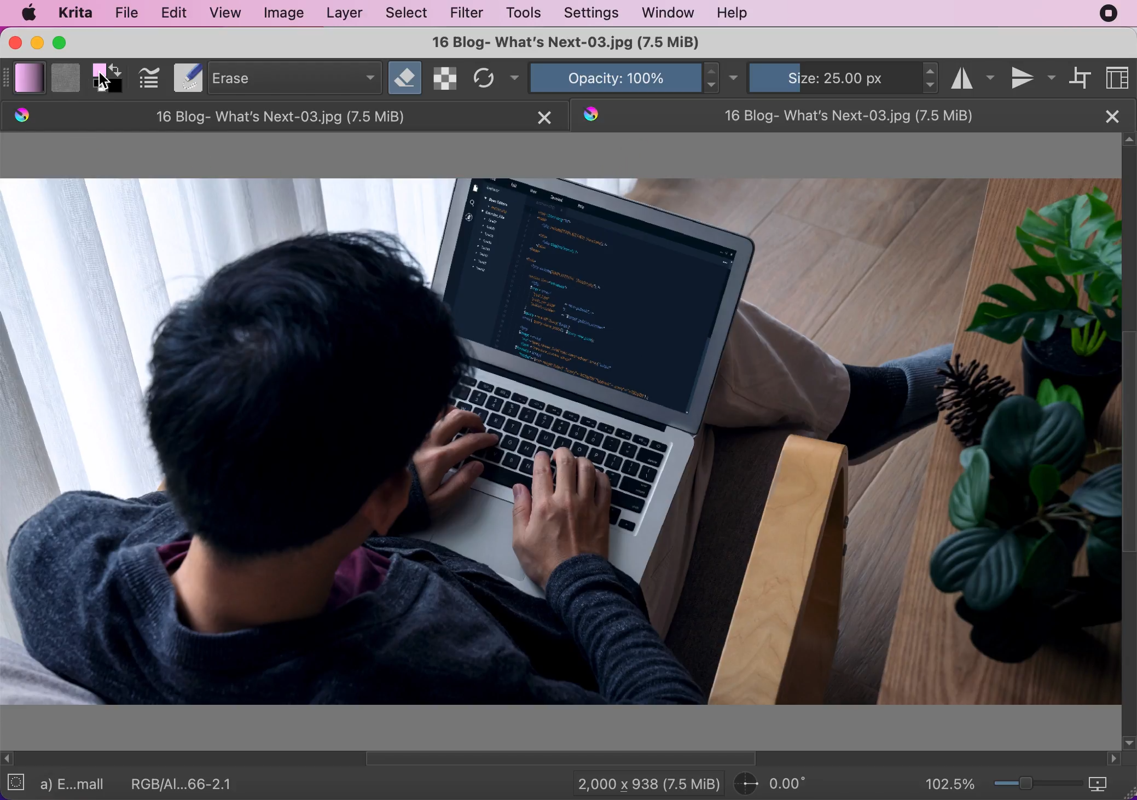 Image resolution: width=1137 pixels, height=800 pixels. I want to click on 0.00, so click(780, 784).